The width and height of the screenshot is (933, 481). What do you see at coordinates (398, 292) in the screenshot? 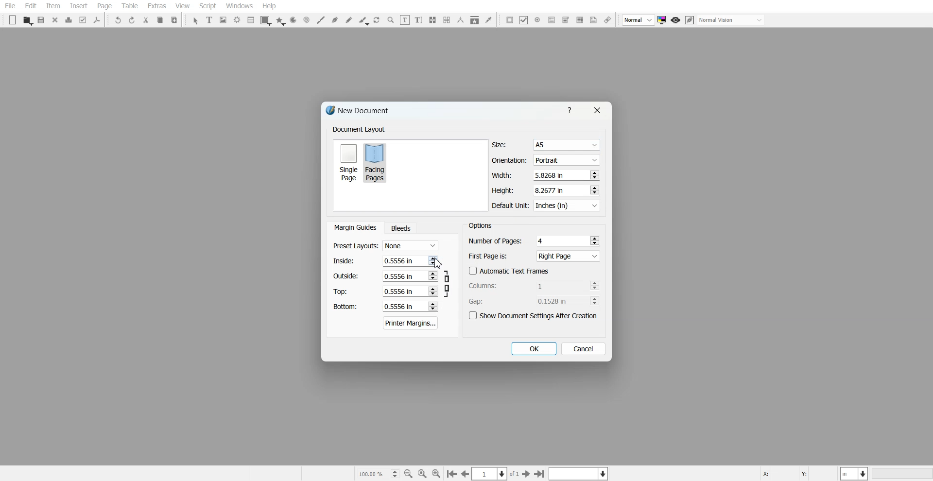
I see `0.5556 in` at bounding box center [398, 292].